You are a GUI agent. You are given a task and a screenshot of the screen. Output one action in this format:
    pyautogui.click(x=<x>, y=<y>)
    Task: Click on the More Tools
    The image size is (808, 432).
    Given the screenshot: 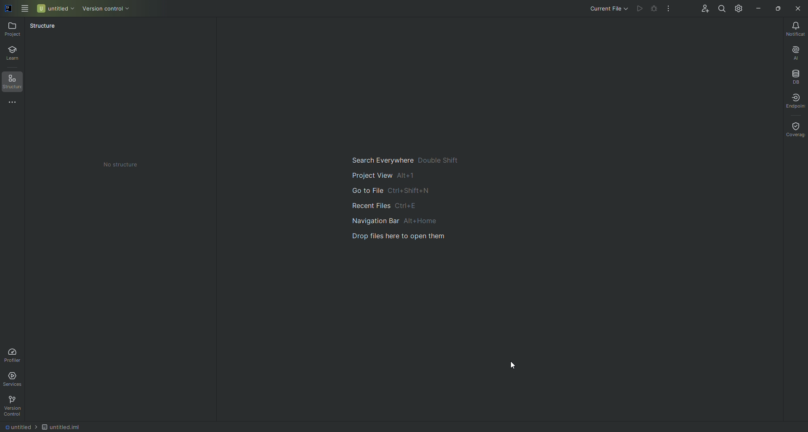 What is the action you would take?
    pyautogui.click(x=15, y=104)
    